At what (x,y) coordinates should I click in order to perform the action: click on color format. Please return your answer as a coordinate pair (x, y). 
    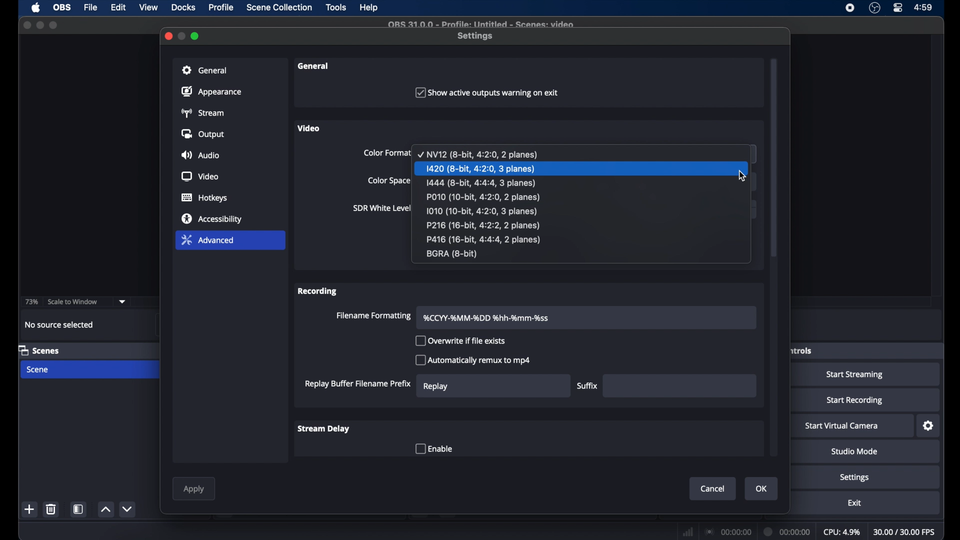
    Looking at the image, I should click on (386, 153).